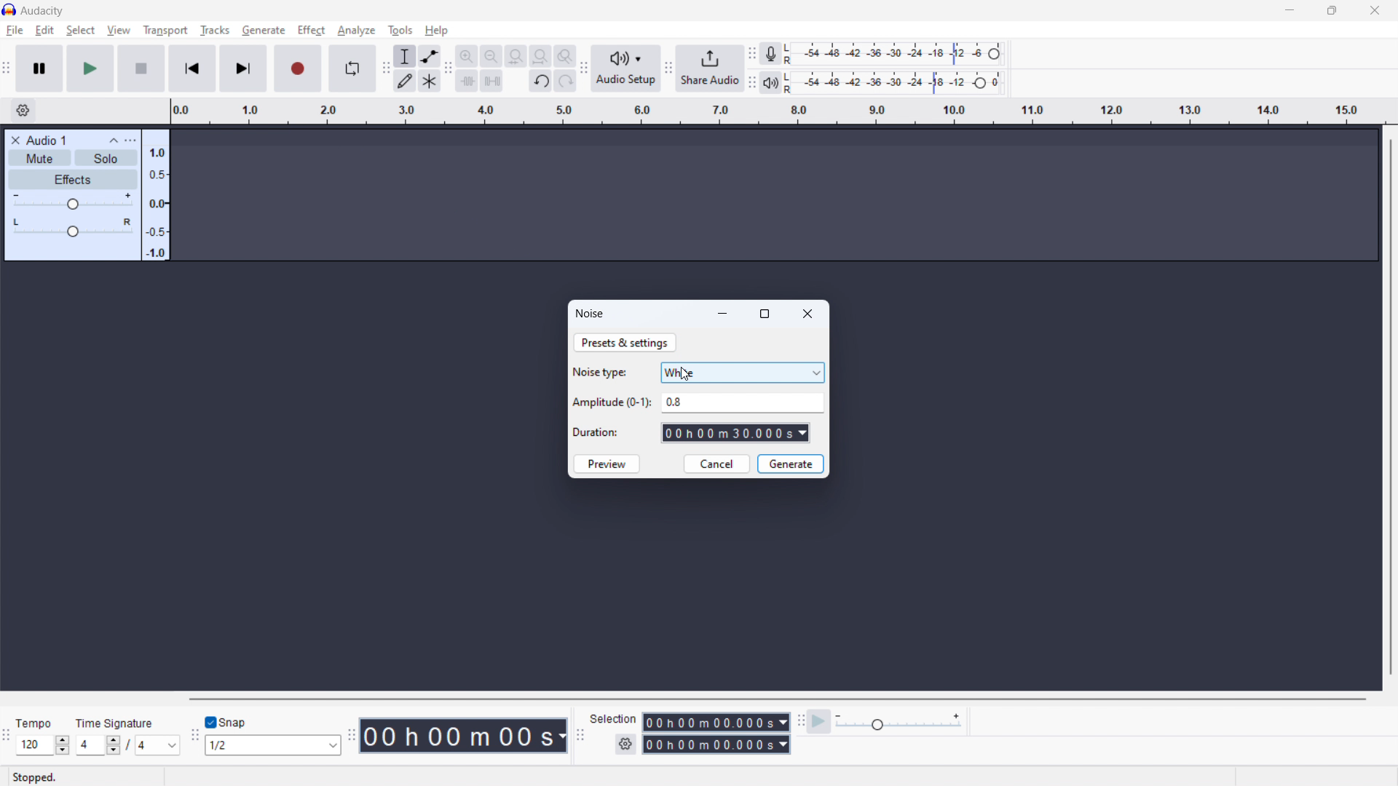 The height and width of the screenshot is (786, 1398). I want to click on recording meter, so click(893, 54).